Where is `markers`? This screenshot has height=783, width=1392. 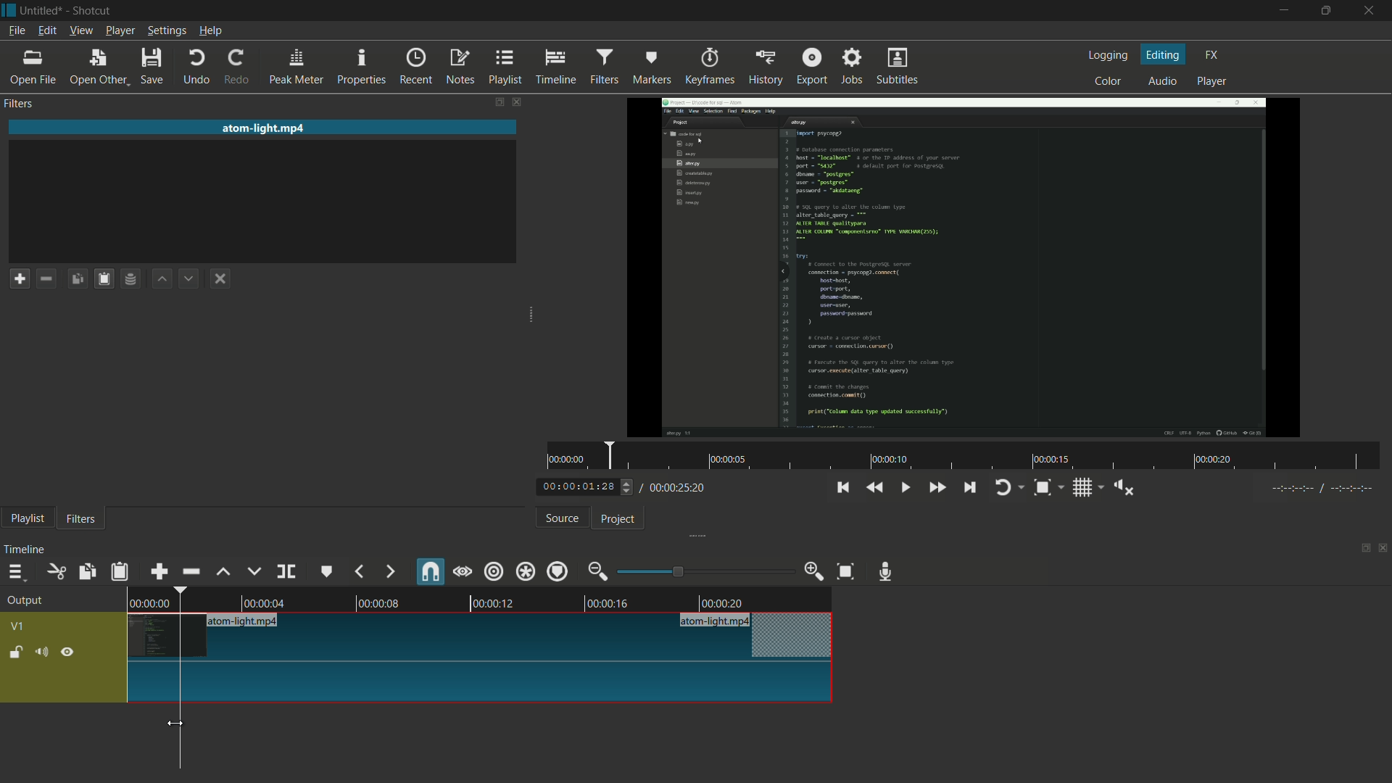 markers is located at coordinates (652, 67).